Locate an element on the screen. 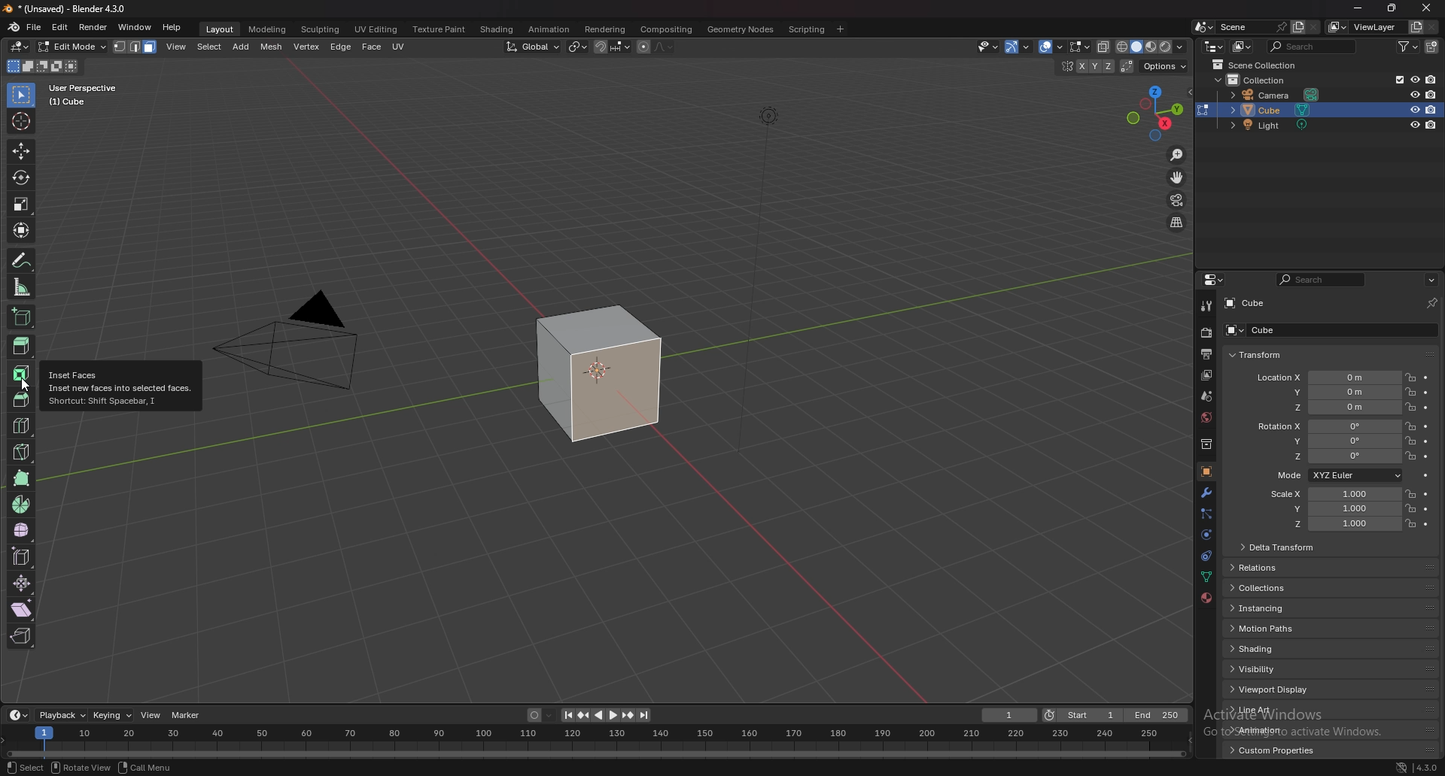 The height and width of the screenshot is (776, 1445). smooth is located at coordinates (23, 530).